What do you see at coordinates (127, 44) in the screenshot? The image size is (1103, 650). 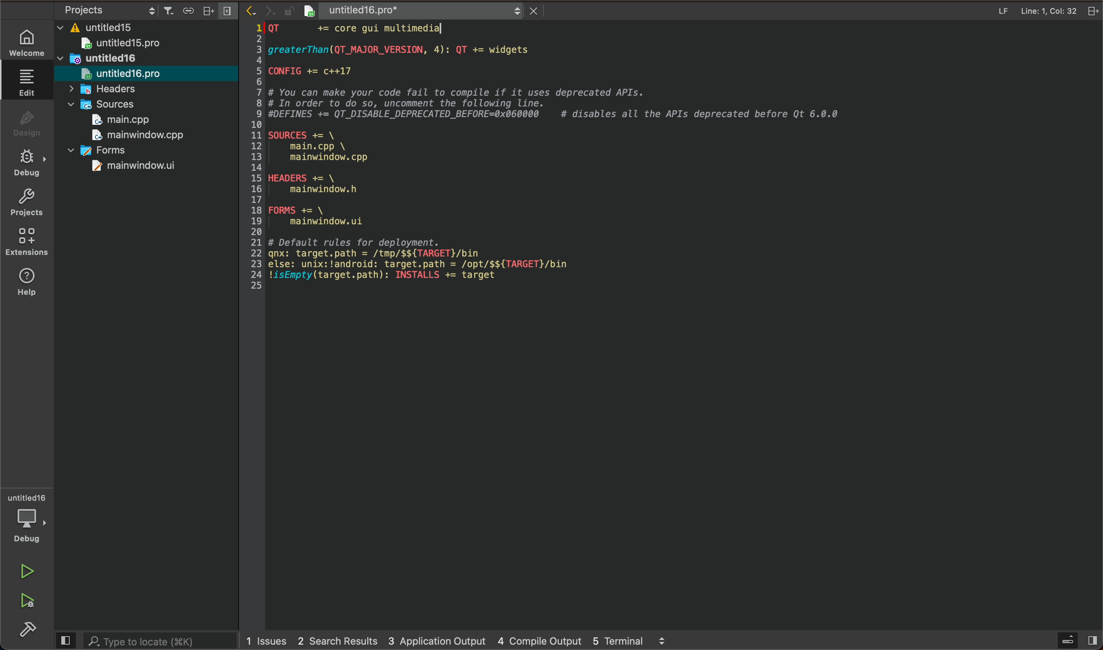 I see `untitled15pro` at bounding box center [127, 44].